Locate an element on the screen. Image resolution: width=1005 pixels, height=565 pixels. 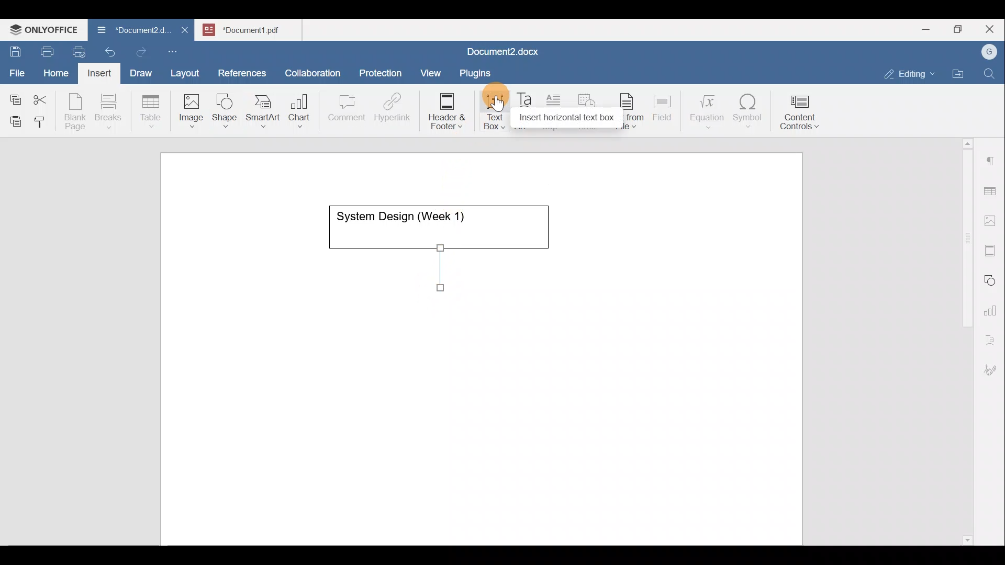
Headers & footers is located at coordinates (992, 248).